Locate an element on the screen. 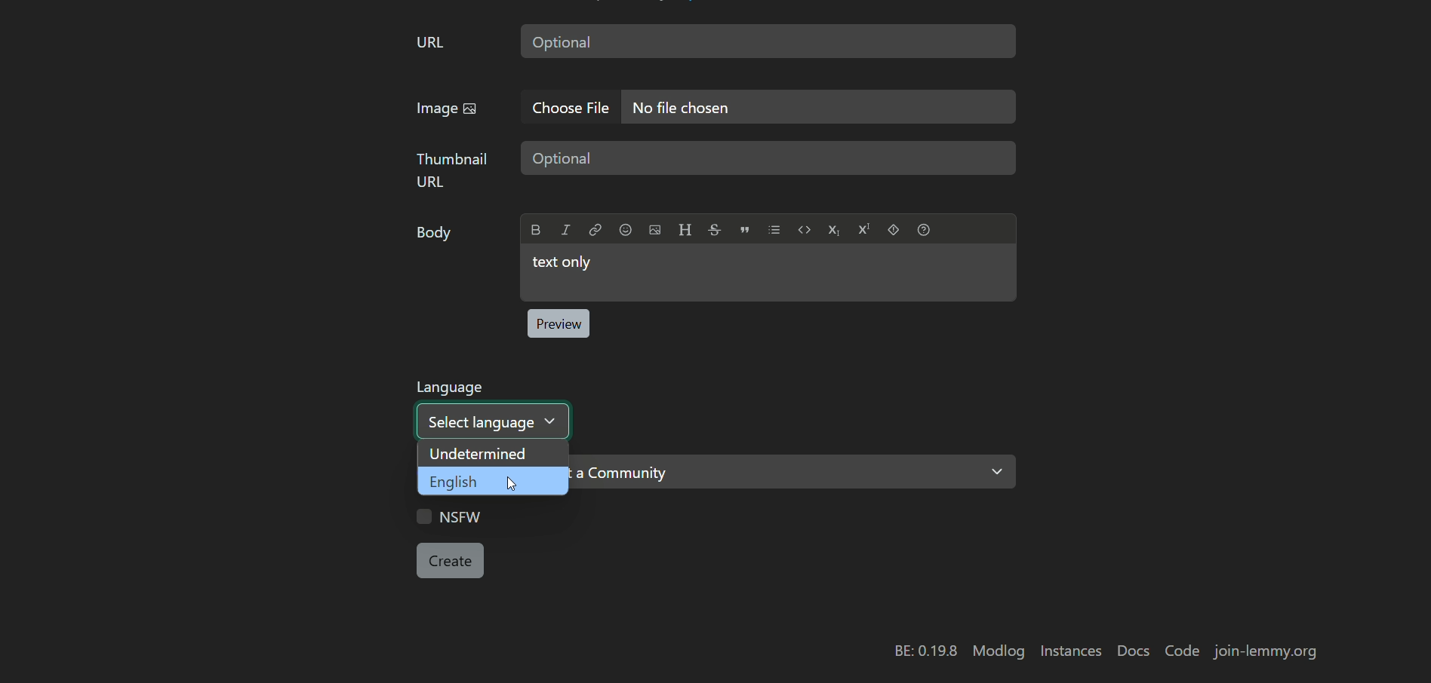 The width and height of the screenshot is (1431, 683). Formatting help is located at coordinates (924, 229).